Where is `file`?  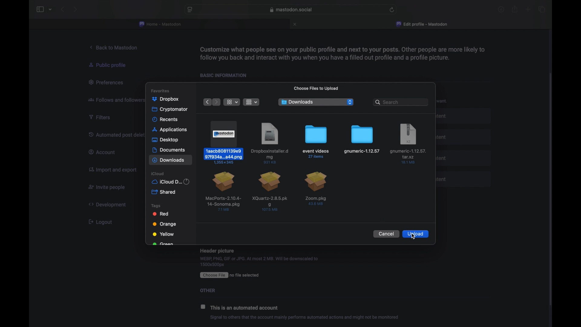 file is located at coordinates (270, 143).